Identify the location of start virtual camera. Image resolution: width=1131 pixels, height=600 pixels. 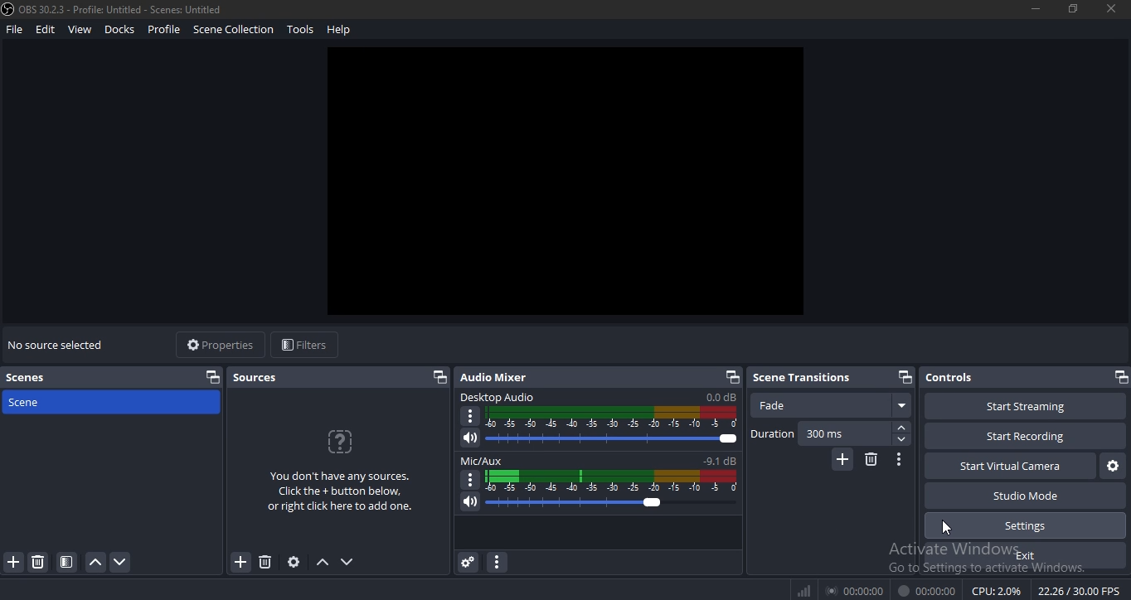
(1008, 467).